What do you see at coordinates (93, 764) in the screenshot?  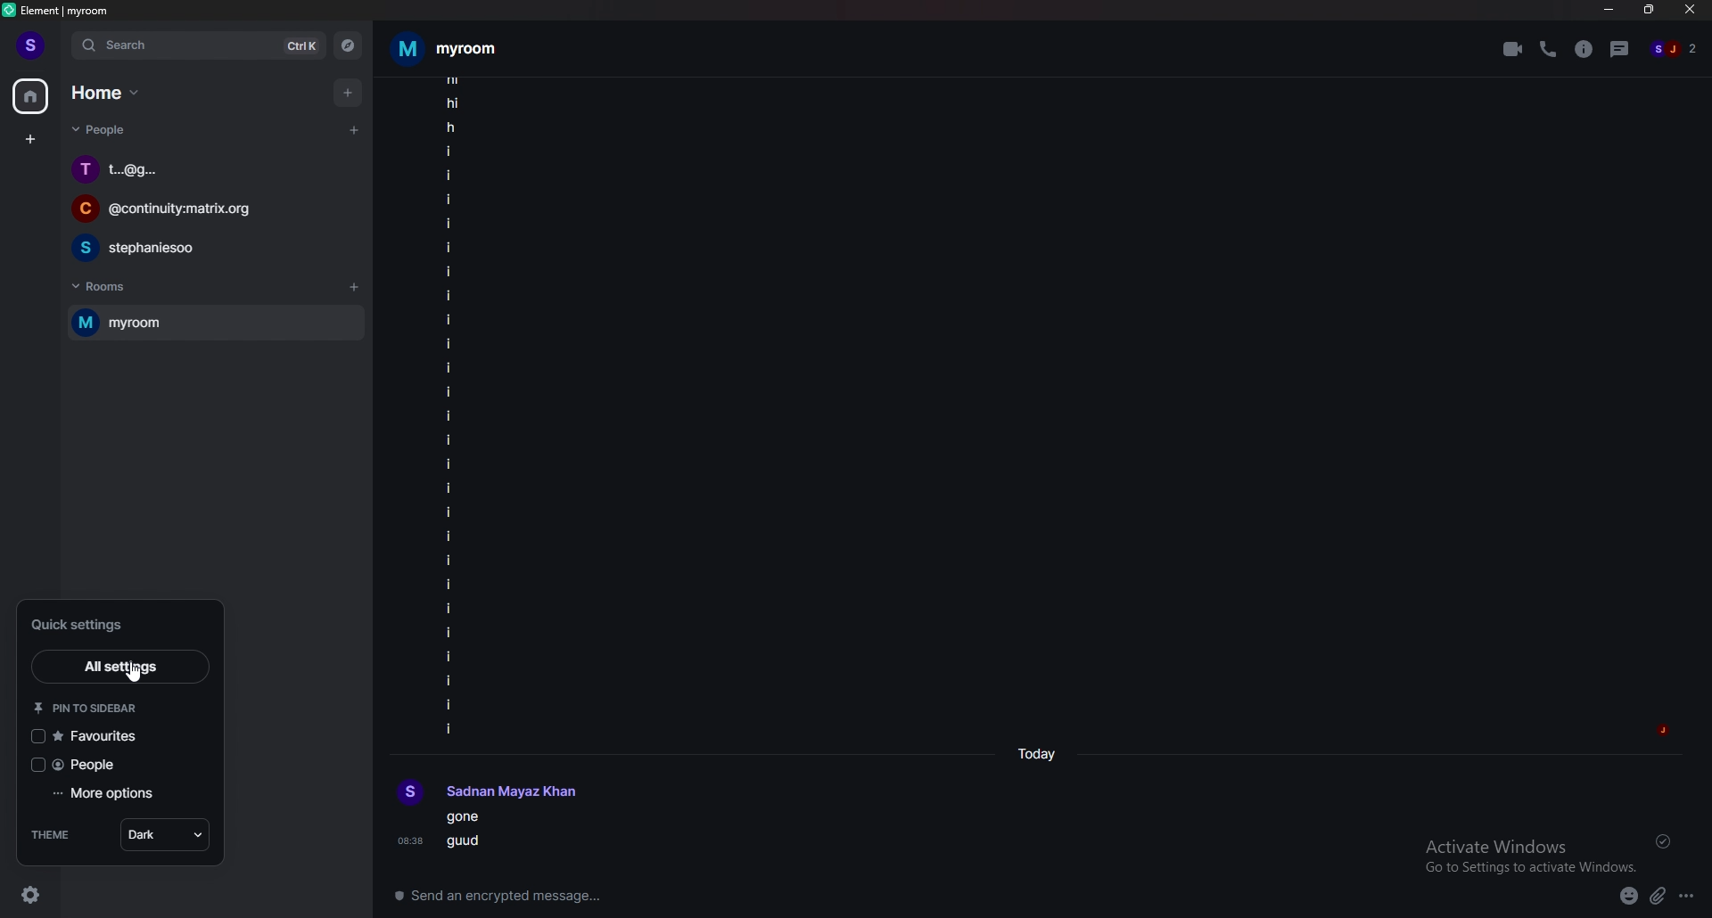 I see `people` at bounding box center [93, 764].